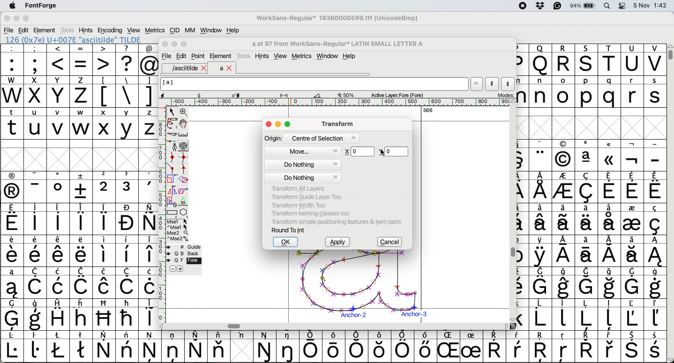  Describe the element at coordinates (611, 283) in the screenshot. I see `symbol` at that location.